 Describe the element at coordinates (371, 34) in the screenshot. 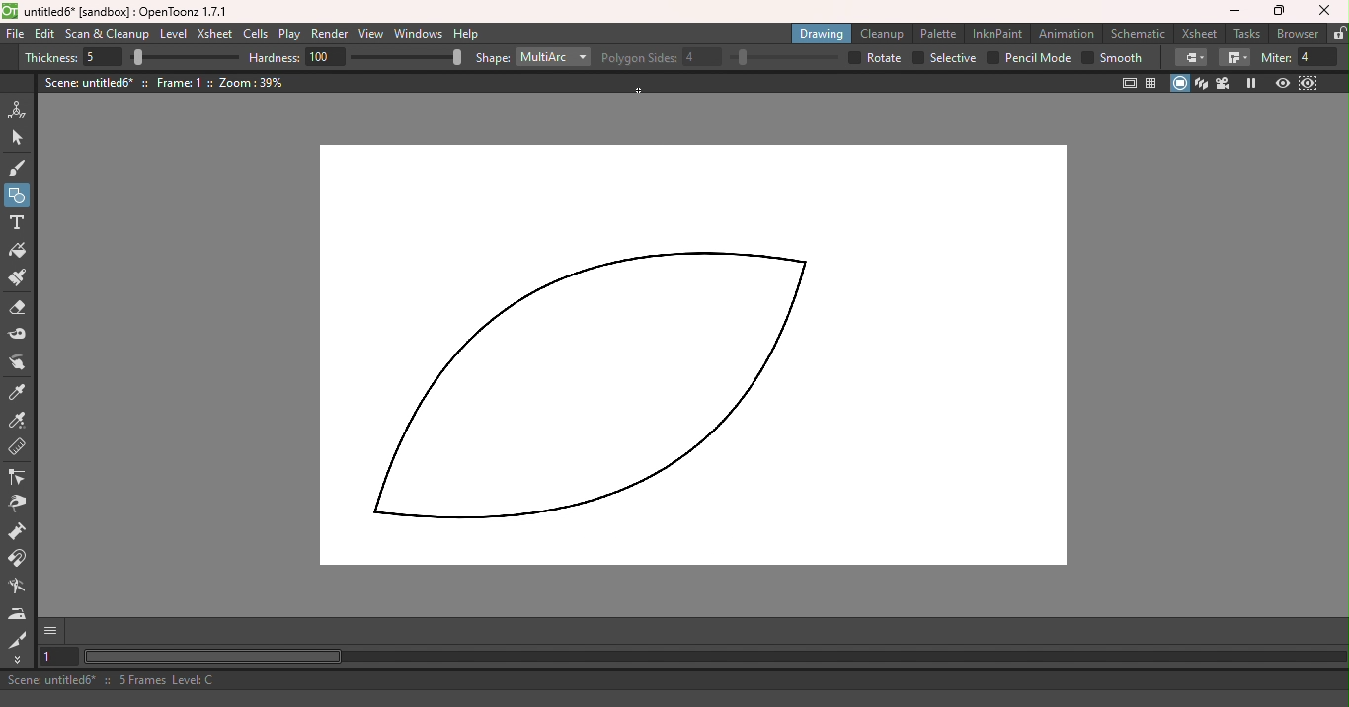

I see `View` at that location.